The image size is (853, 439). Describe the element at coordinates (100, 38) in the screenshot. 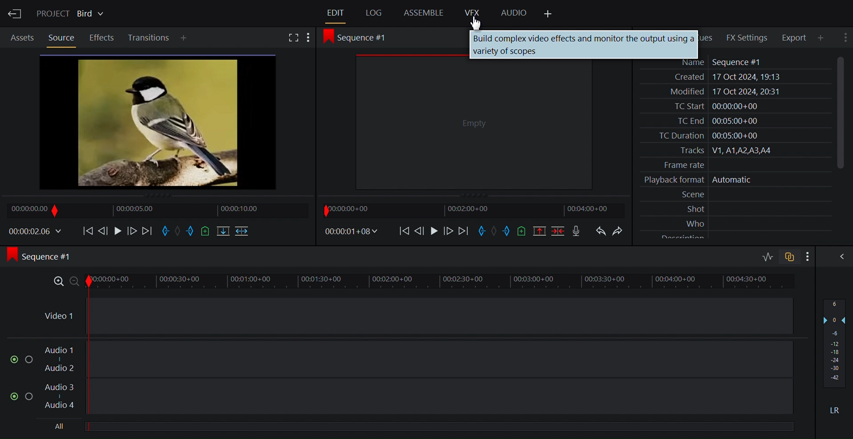

I see `Effects` at that location.